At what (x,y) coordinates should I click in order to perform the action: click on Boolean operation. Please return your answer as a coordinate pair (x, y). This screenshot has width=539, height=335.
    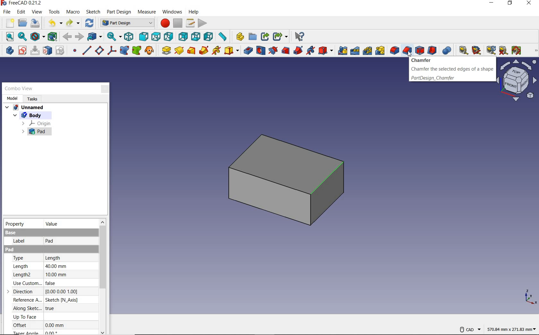
    Looking at the image, I should click on (447, 50).